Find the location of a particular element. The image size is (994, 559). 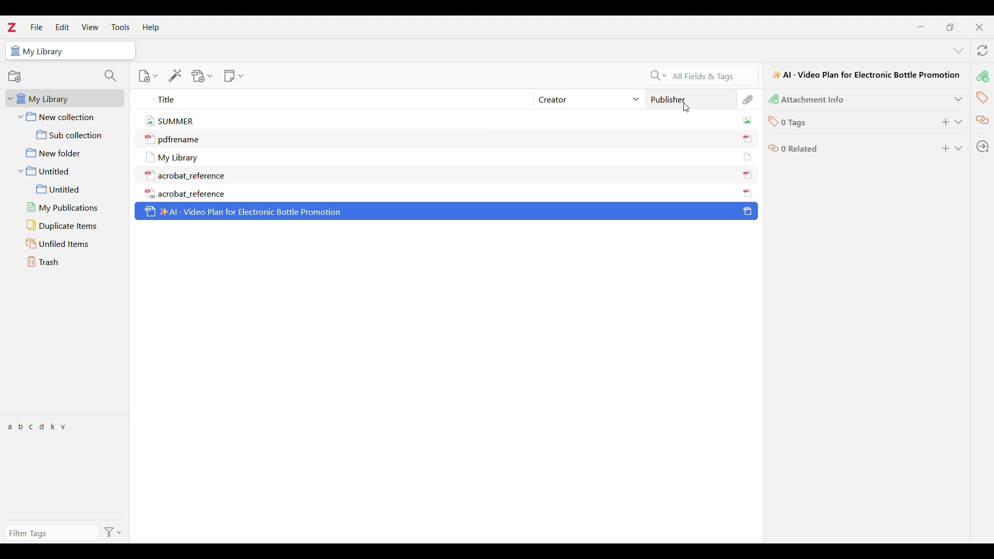

Edit menu is located at coordinates (63, 27).